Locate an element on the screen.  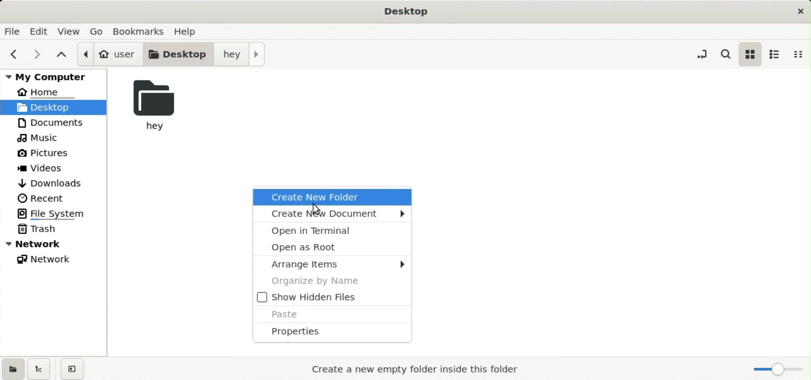
serch is located at coordinates (727, 54).